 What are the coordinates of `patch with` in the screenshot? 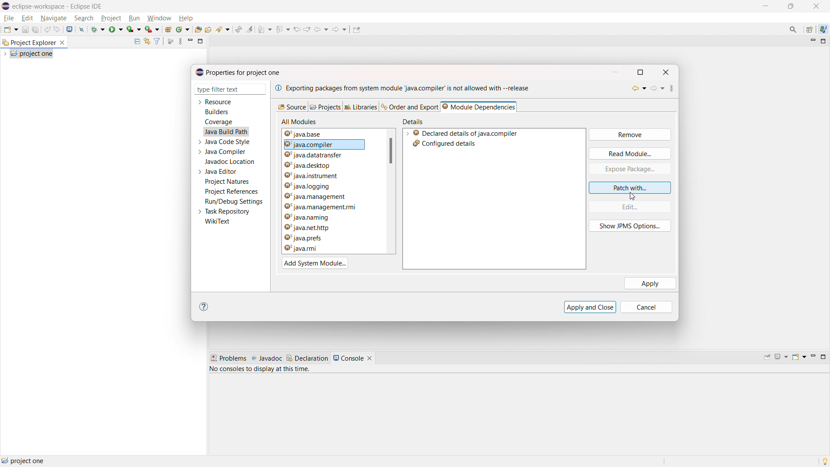 It's located at (630, 188).